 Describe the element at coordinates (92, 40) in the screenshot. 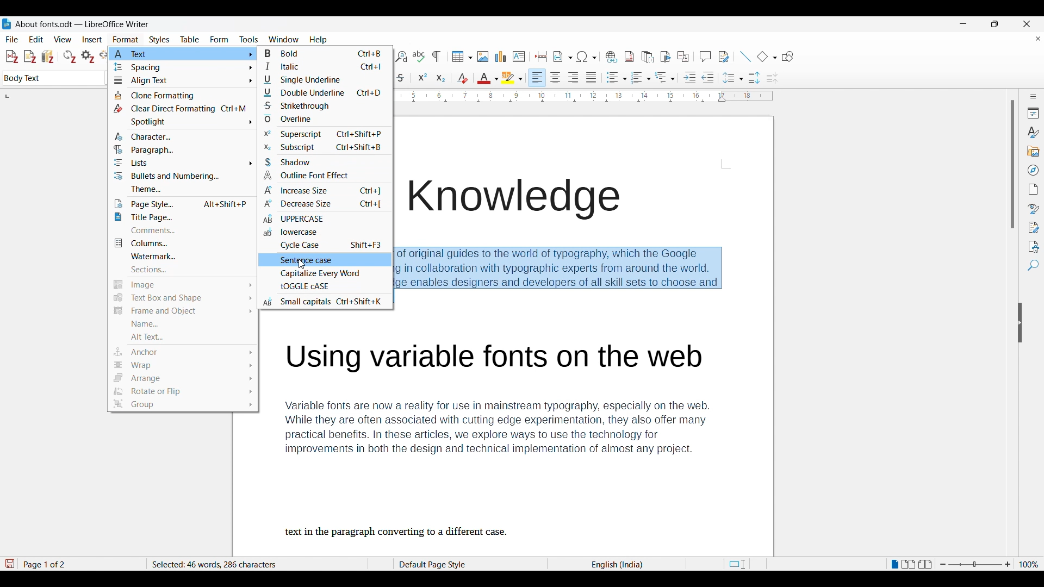

I see `Insert menu` at that location.